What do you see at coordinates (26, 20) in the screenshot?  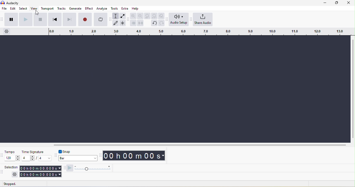 I see `play` at bounding box center [26, 20].